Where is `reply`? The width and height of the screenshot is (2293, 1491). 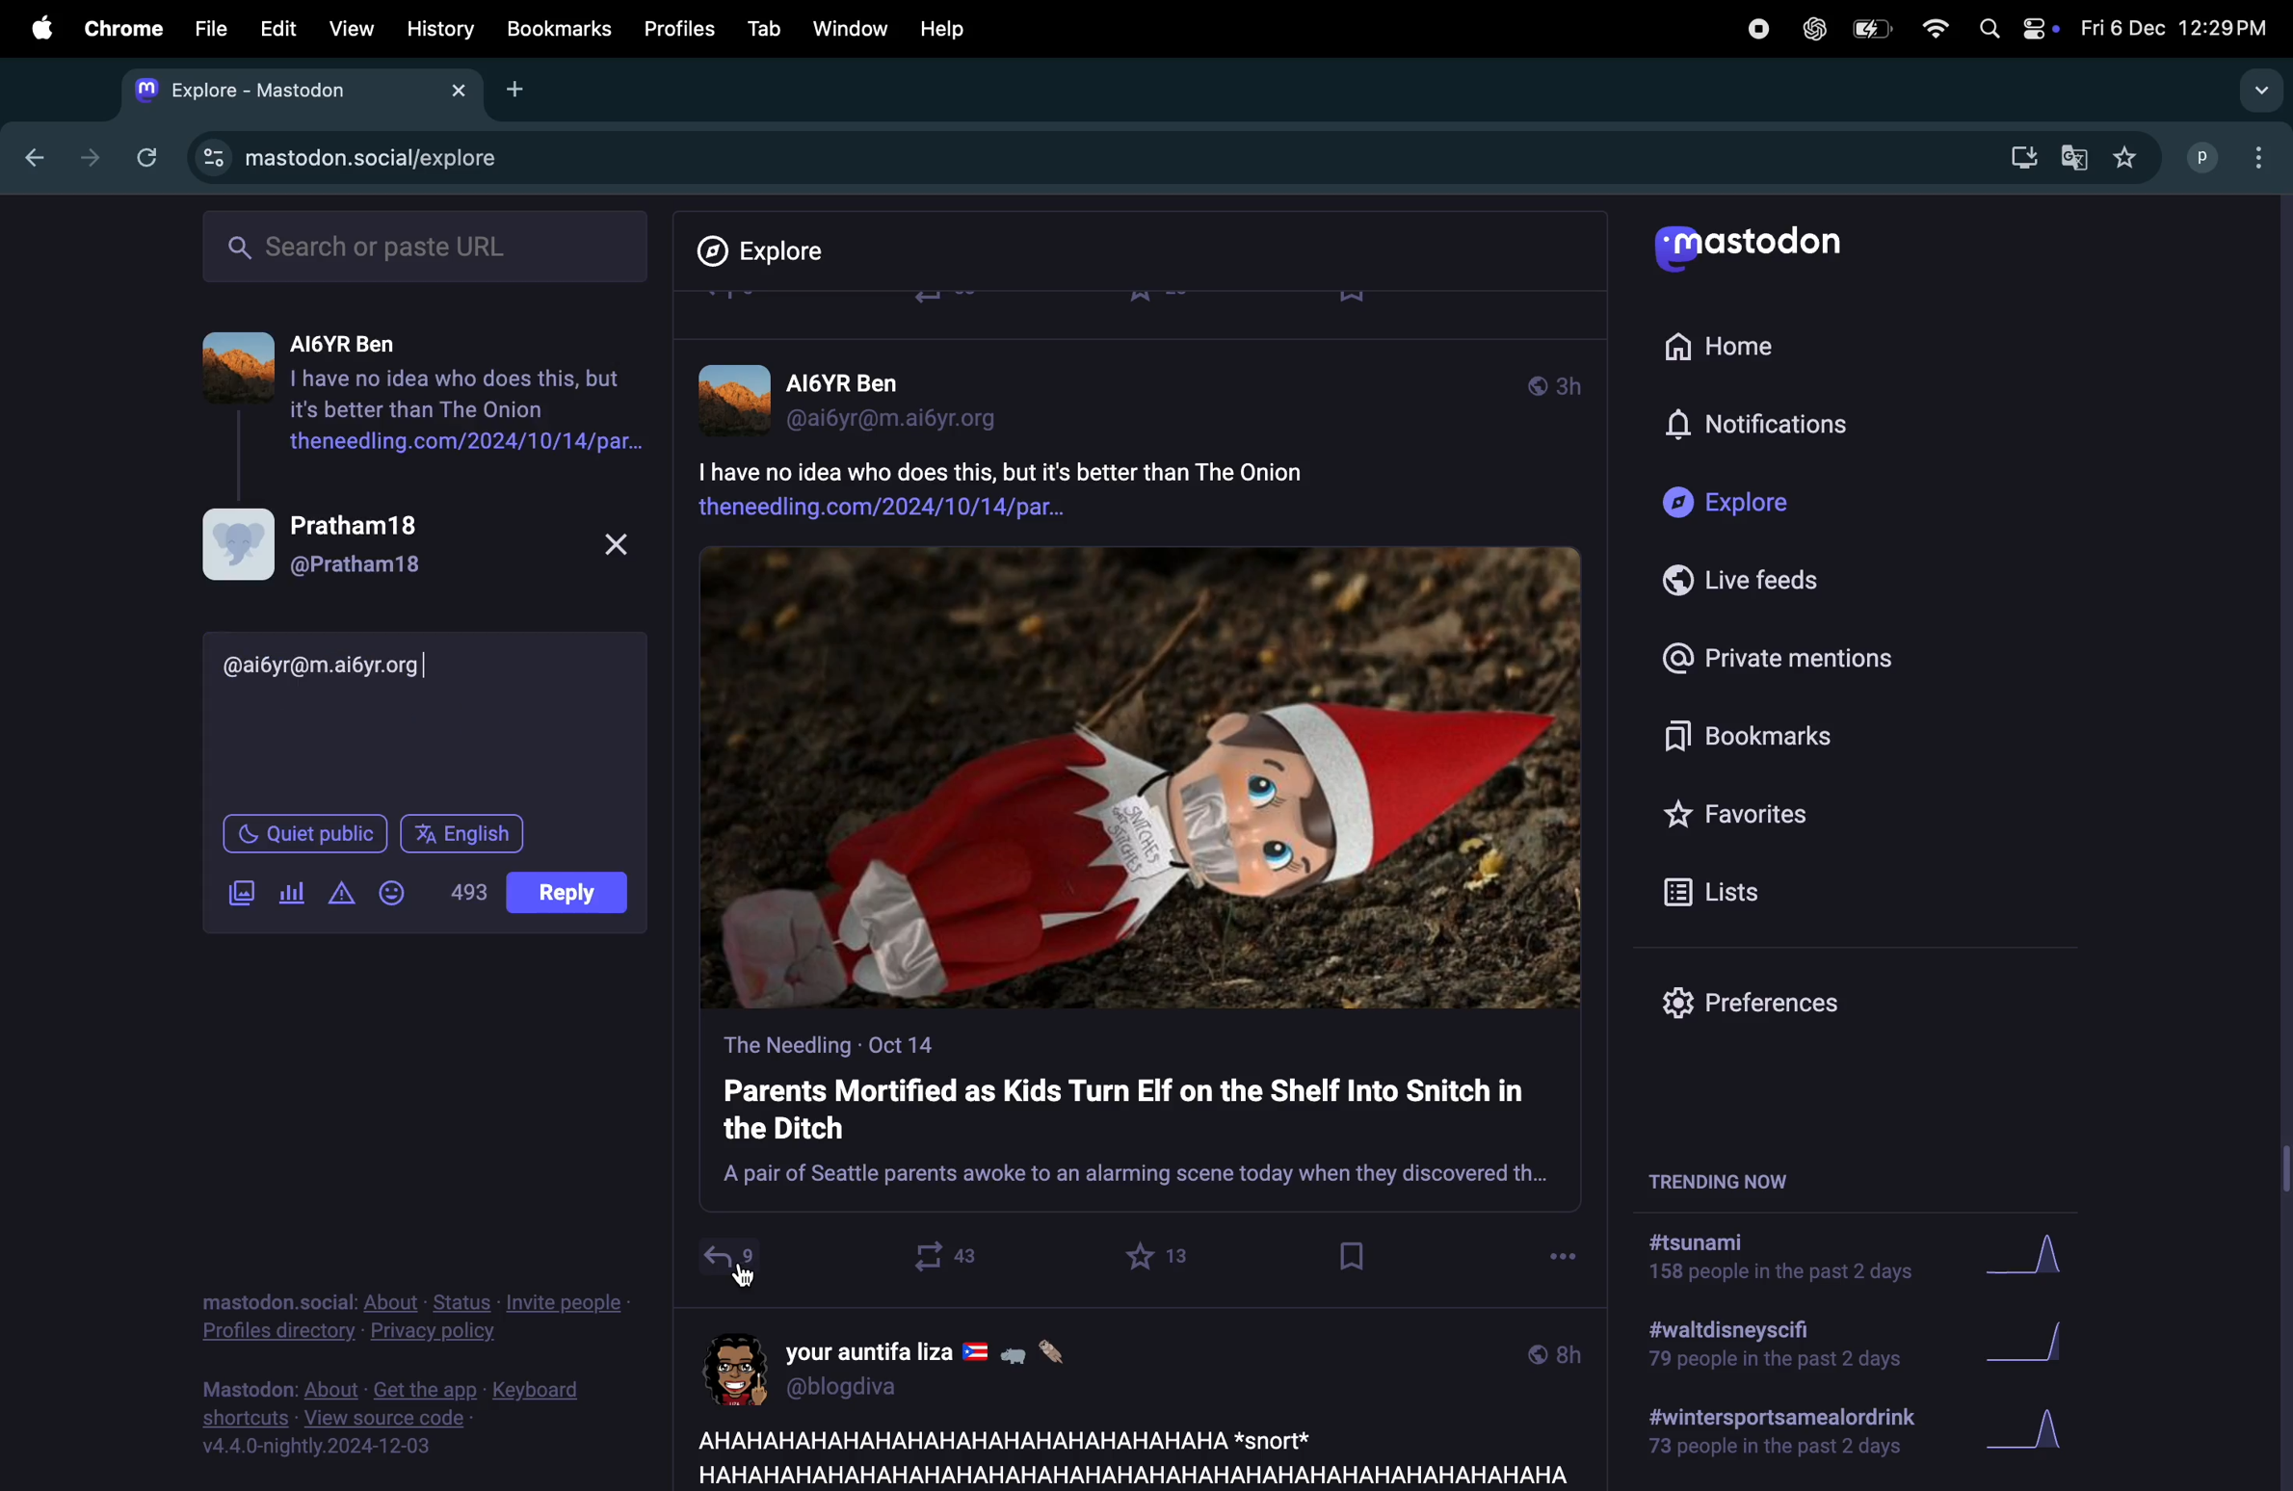
reply is located at coordinates (728, 1262).